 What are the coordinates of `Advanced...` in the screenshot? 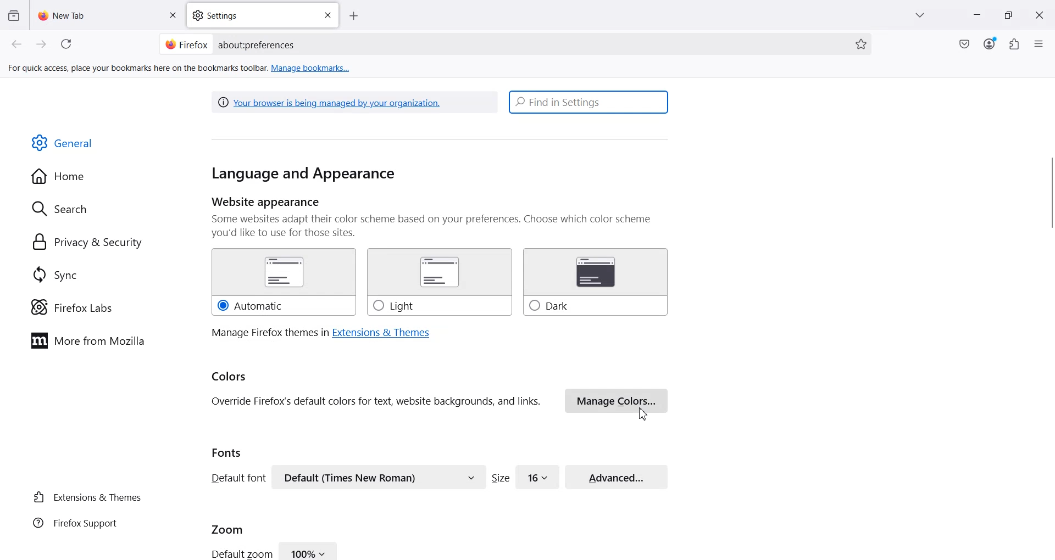 It's located at (617, 475).